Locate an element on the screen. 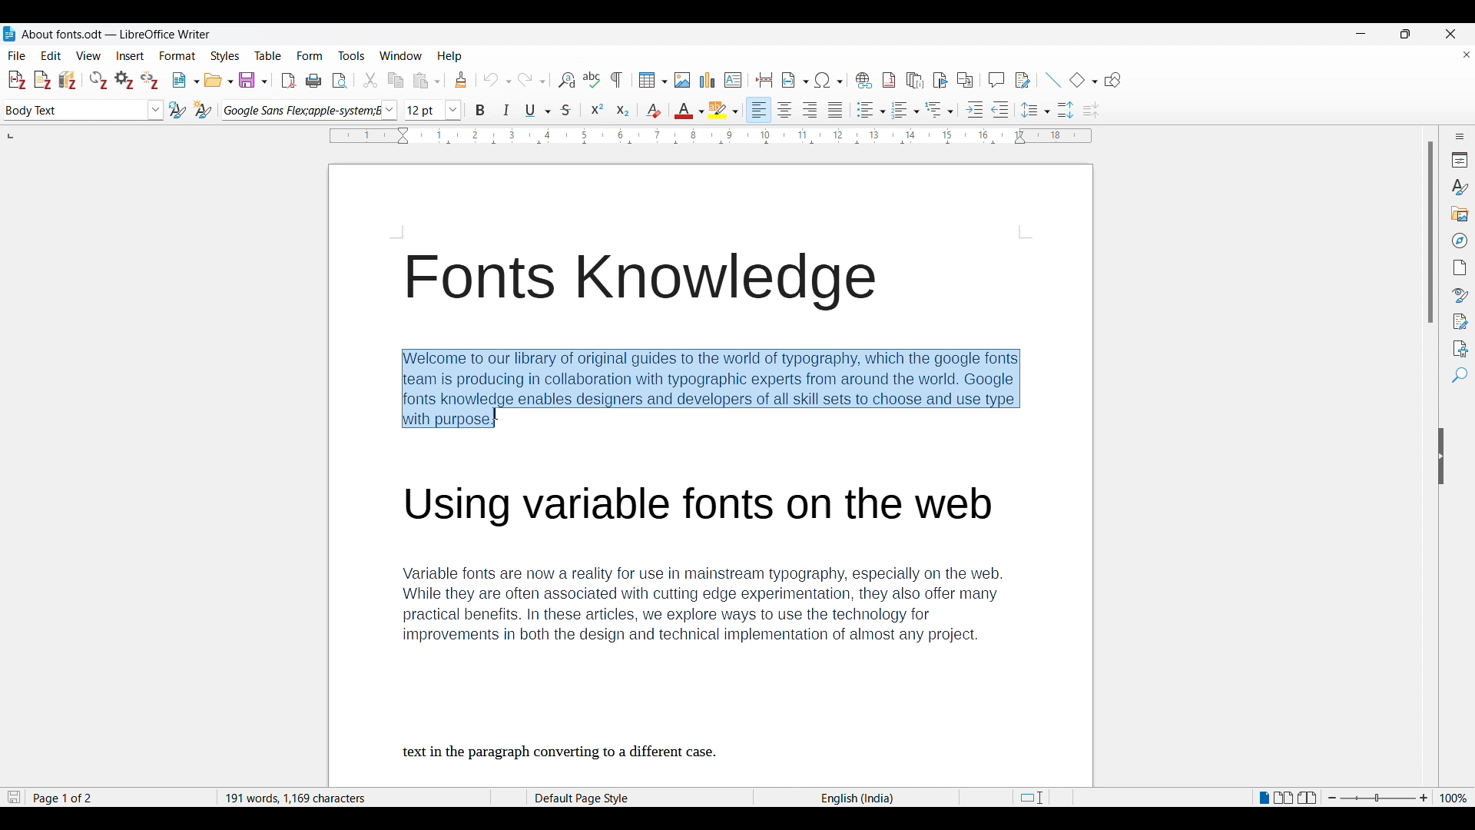 The image size is (1475, 830). Properties is located at coordinates (1460, 160).